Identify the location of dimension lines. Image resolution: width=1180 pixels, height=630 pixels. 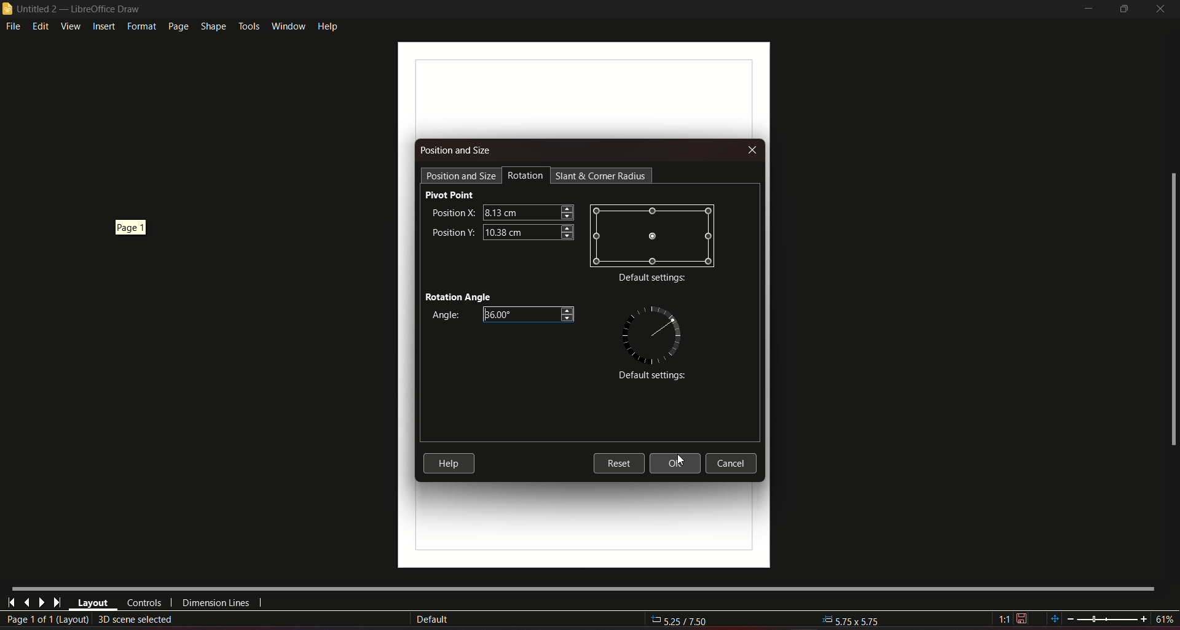
(216, 605).